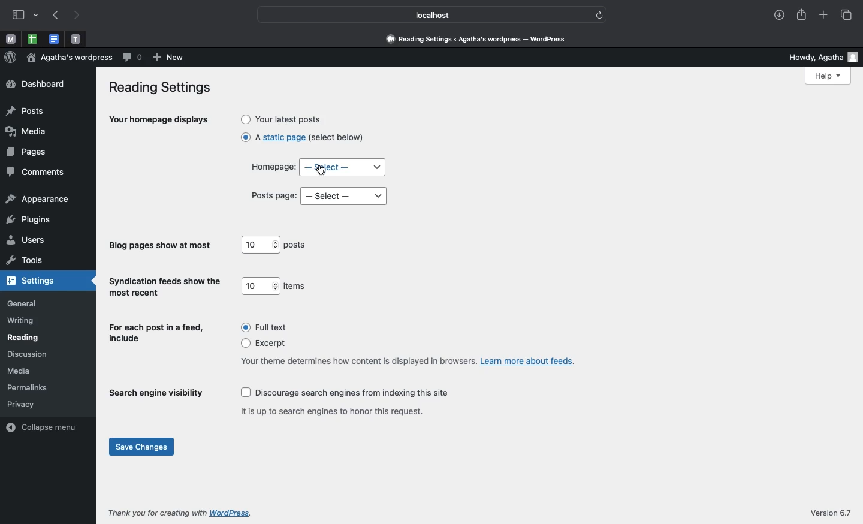 Image resolution: width=863 pixels, height=524 pixels. What do you see at coordinates (32, 39) in the screenshot?
I see `Pinned tabs` at bounding box center [32, 39].